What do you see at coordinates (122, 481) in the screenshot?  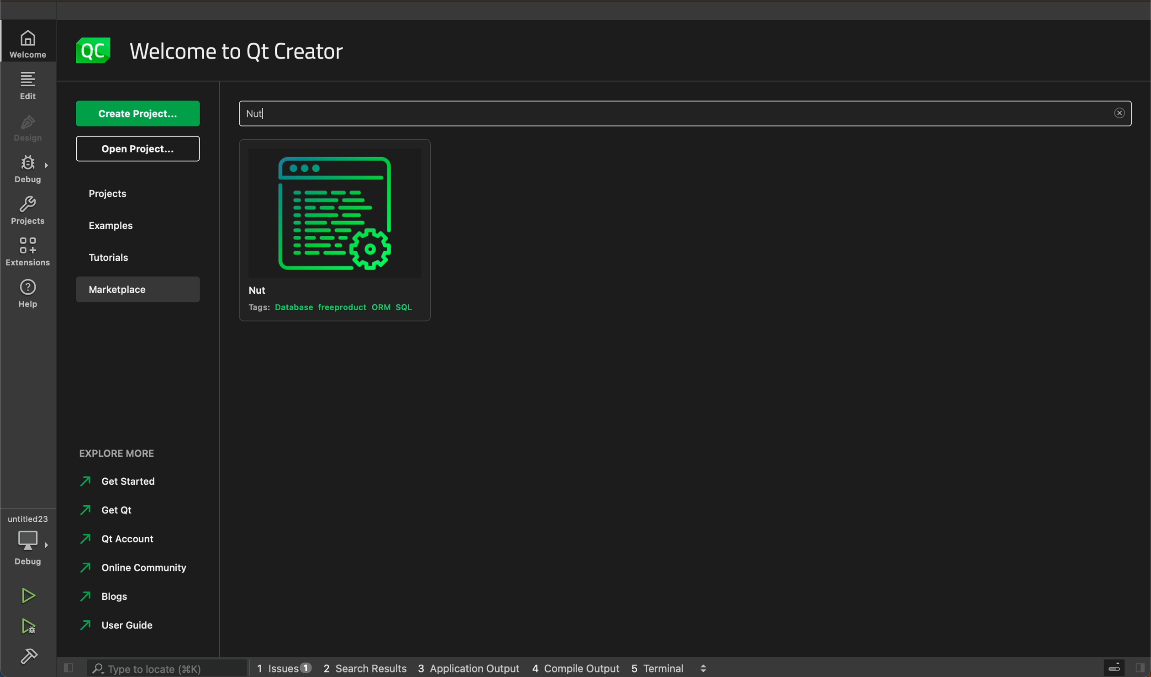 I see `` at bounding box center [122, 481].